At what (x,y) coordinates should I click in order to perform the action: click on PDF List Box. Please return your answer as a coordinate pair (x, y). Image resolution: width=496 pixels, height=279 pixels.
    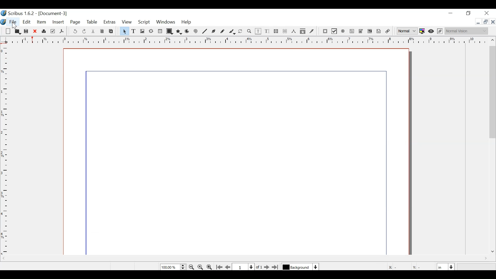
    Looking at the image, I should click on (370, 32).